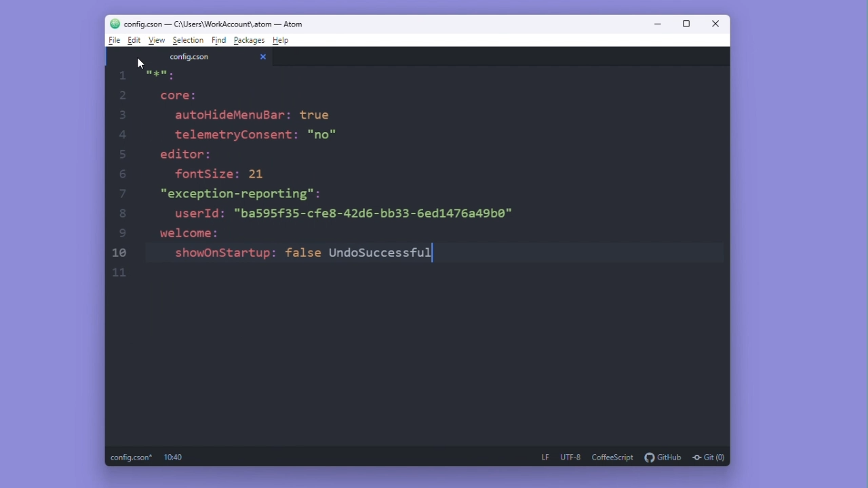 This screenshot has width=868, height=488. Describe the element at coordinates (540, 455) in the screenshot. I see `LF` at that location.